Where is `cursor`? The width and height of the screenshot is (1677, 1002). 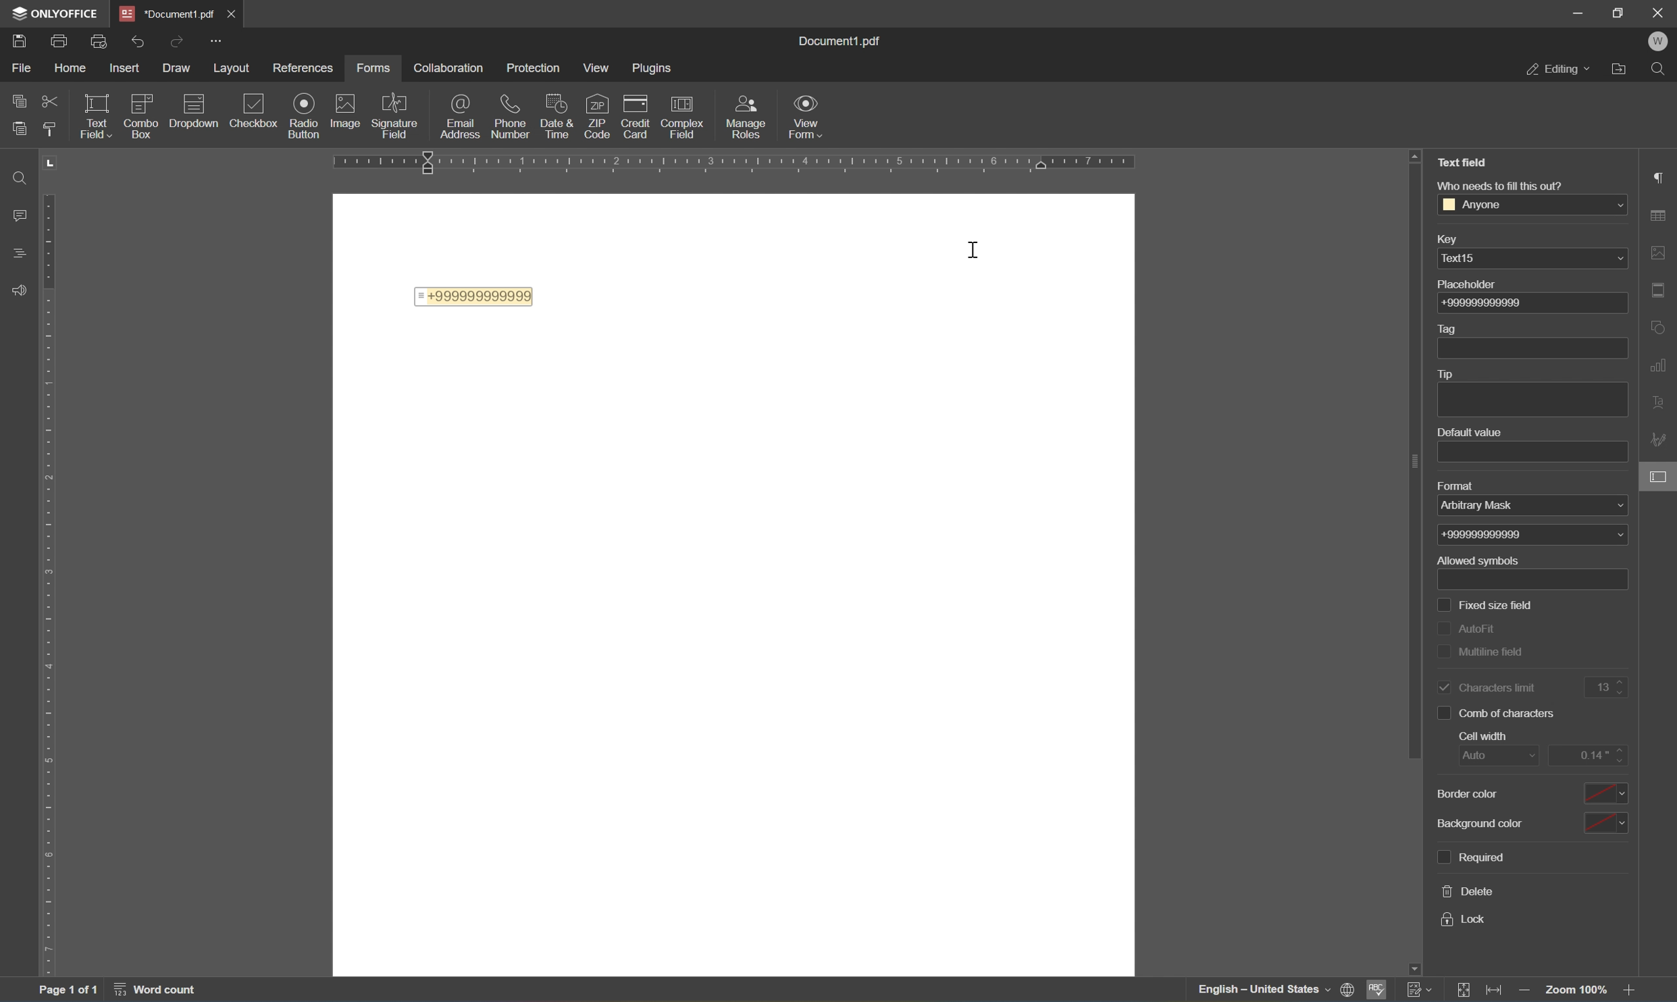
cursor is located at coordinates (1662, 482).